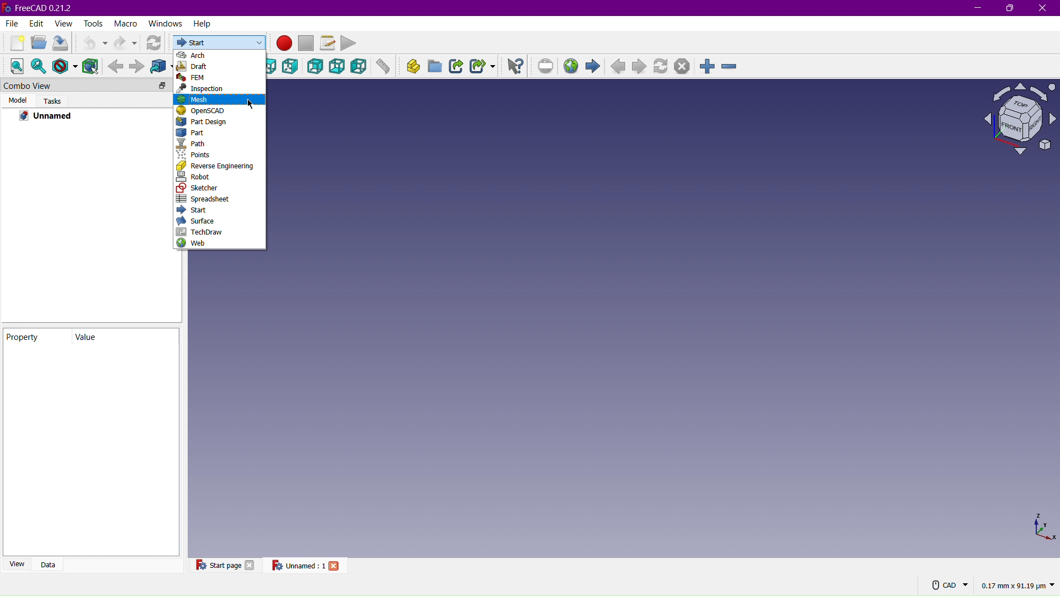 Image resolution: width=1060 pixels, height=596 pixels. Describe the element at coordinates (65, 66) in the screenshot. I see `Draw Style` at that location.